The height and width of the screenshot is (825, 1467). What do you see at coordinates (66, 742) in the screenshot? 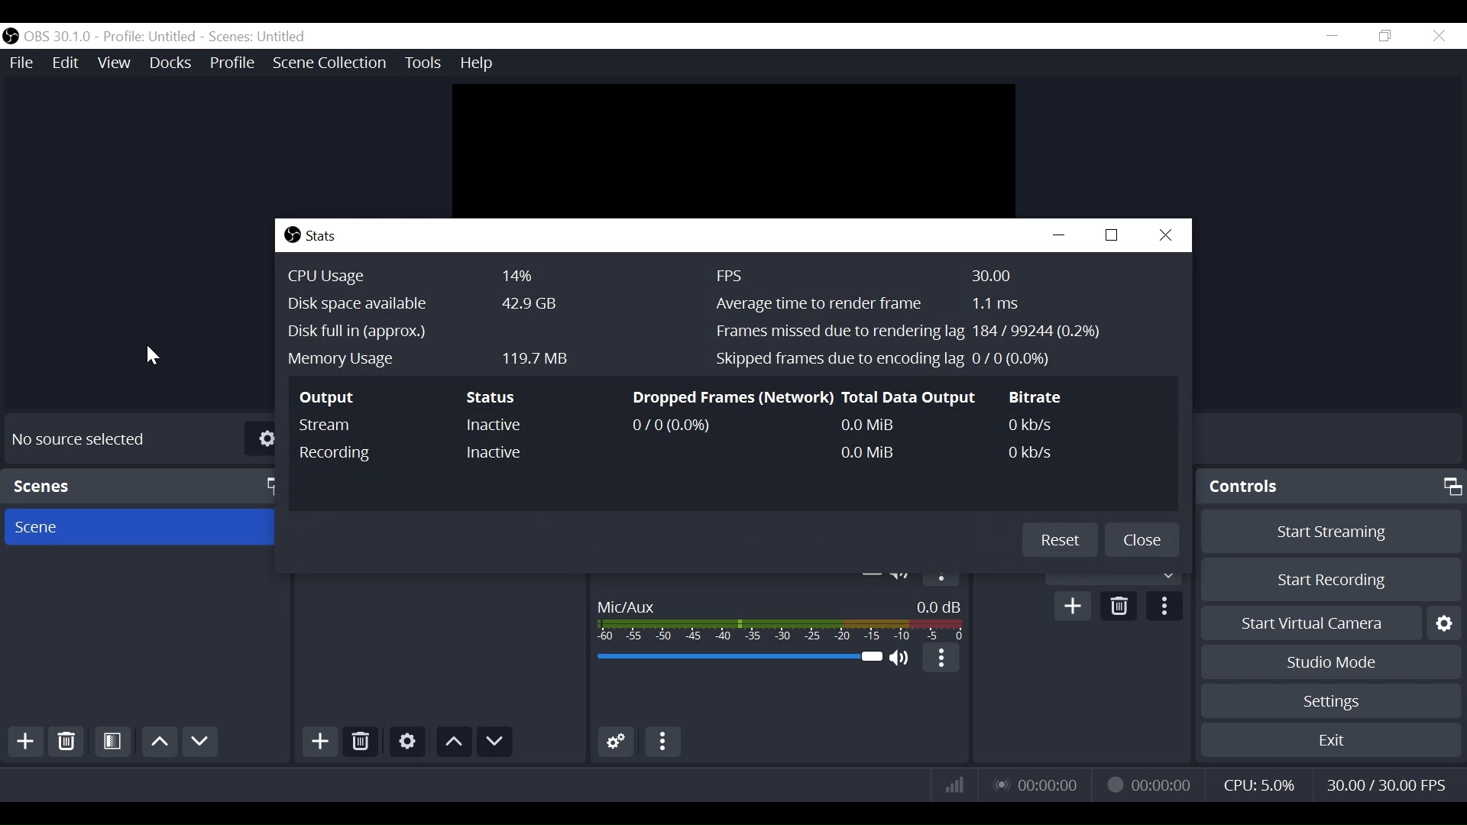
I see `Delete` at bounding box center [66, 742].